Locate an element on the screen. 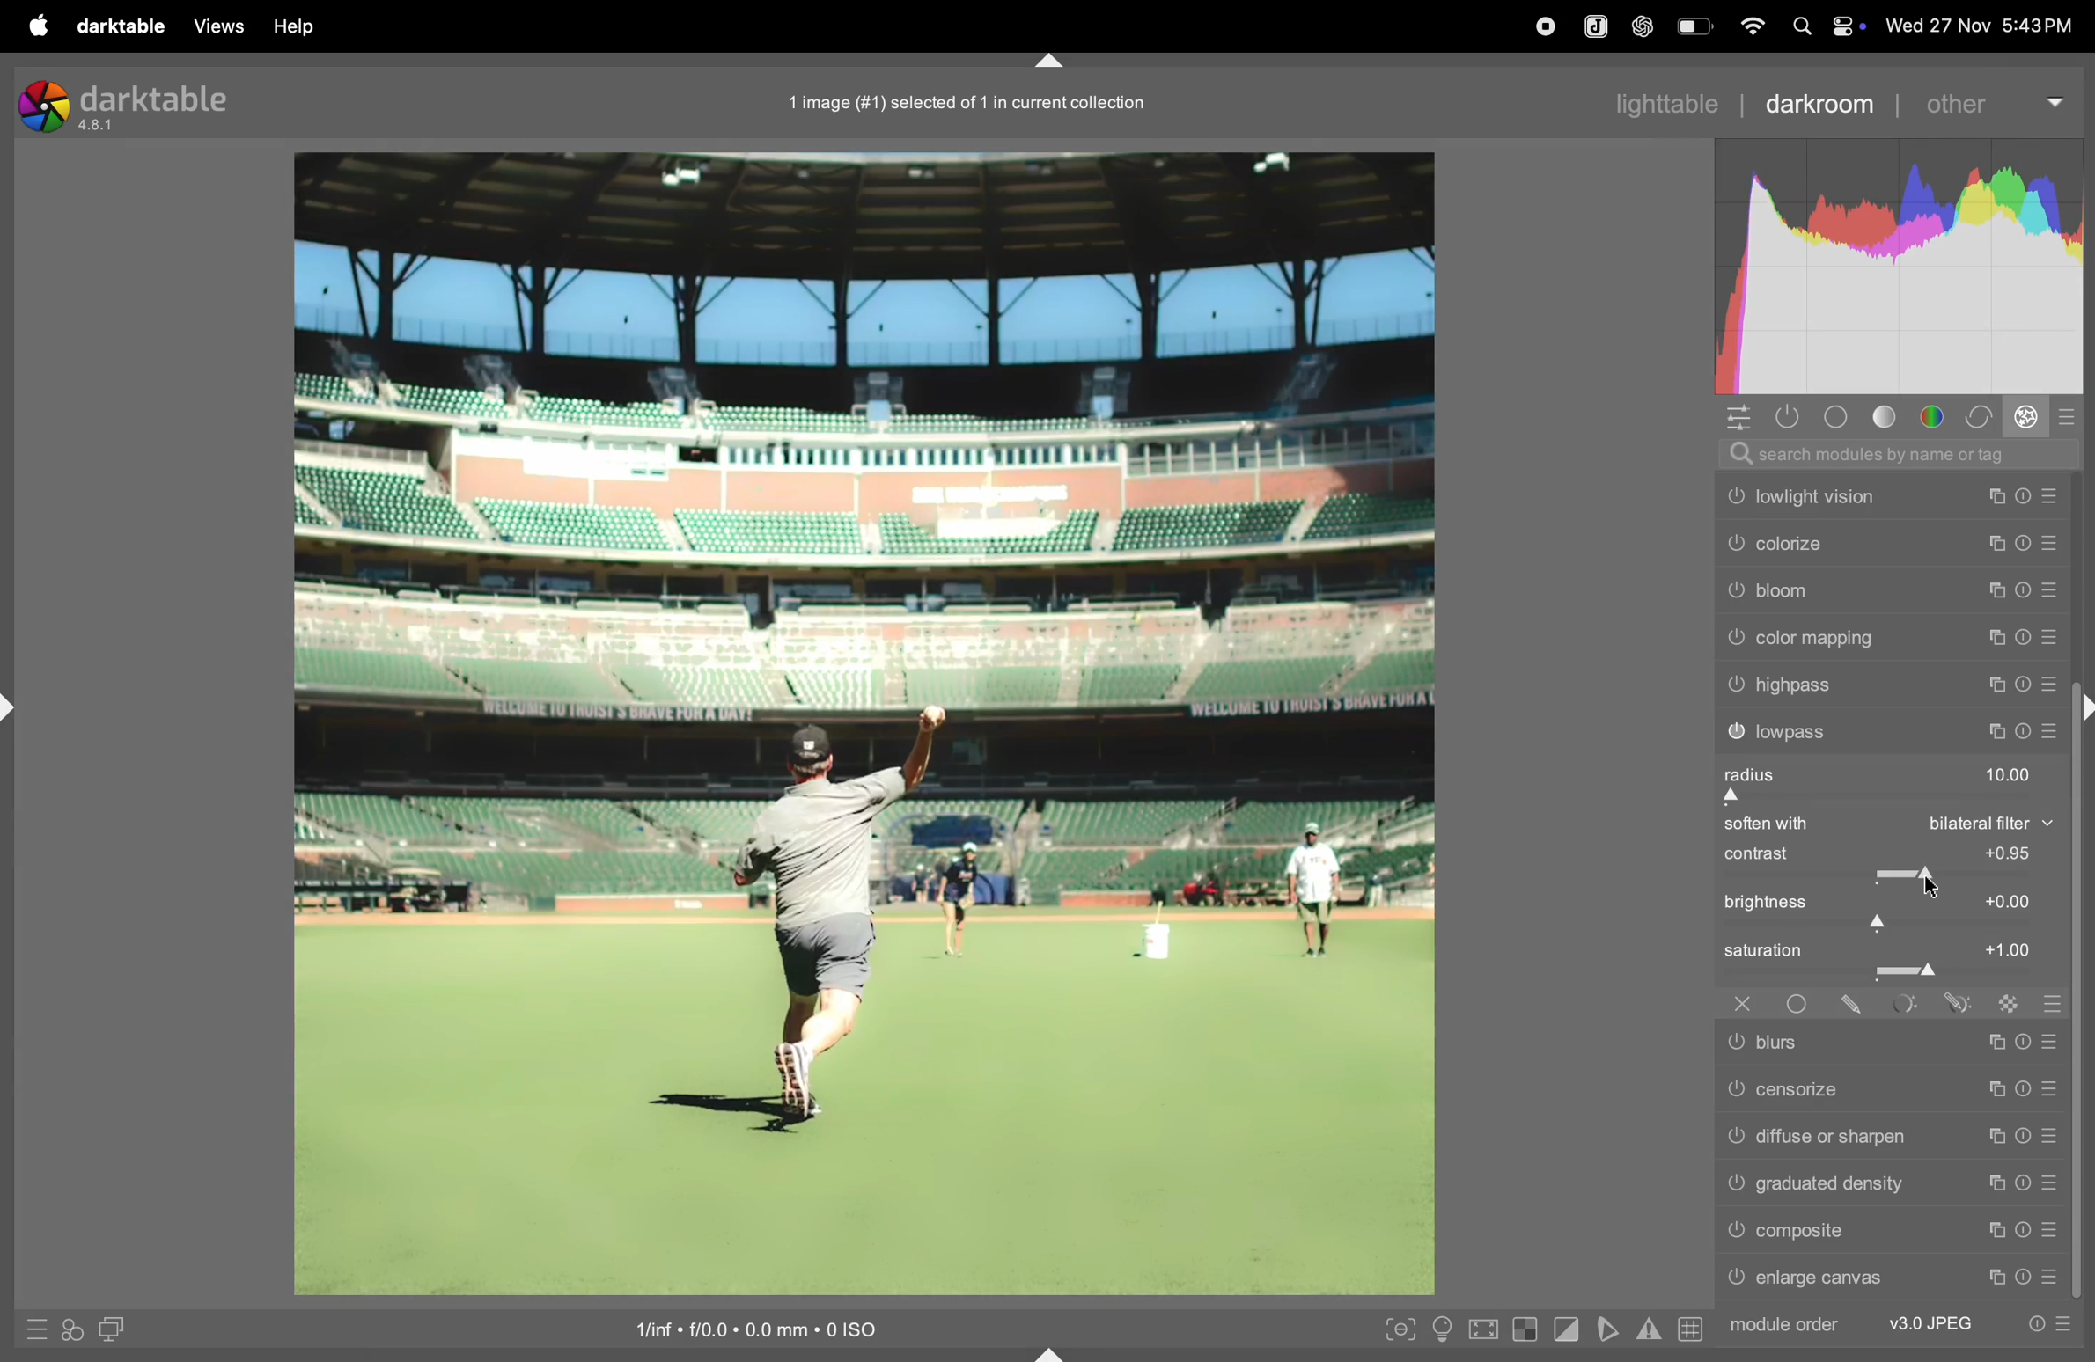  display second dark room image window is located at coordinates (121, 1330).